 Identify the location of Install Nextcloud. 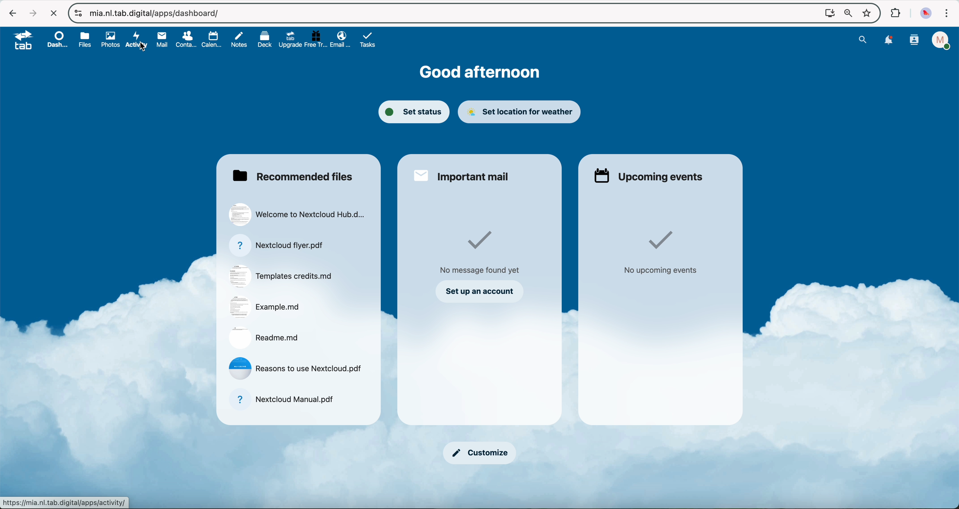
(828, 14).